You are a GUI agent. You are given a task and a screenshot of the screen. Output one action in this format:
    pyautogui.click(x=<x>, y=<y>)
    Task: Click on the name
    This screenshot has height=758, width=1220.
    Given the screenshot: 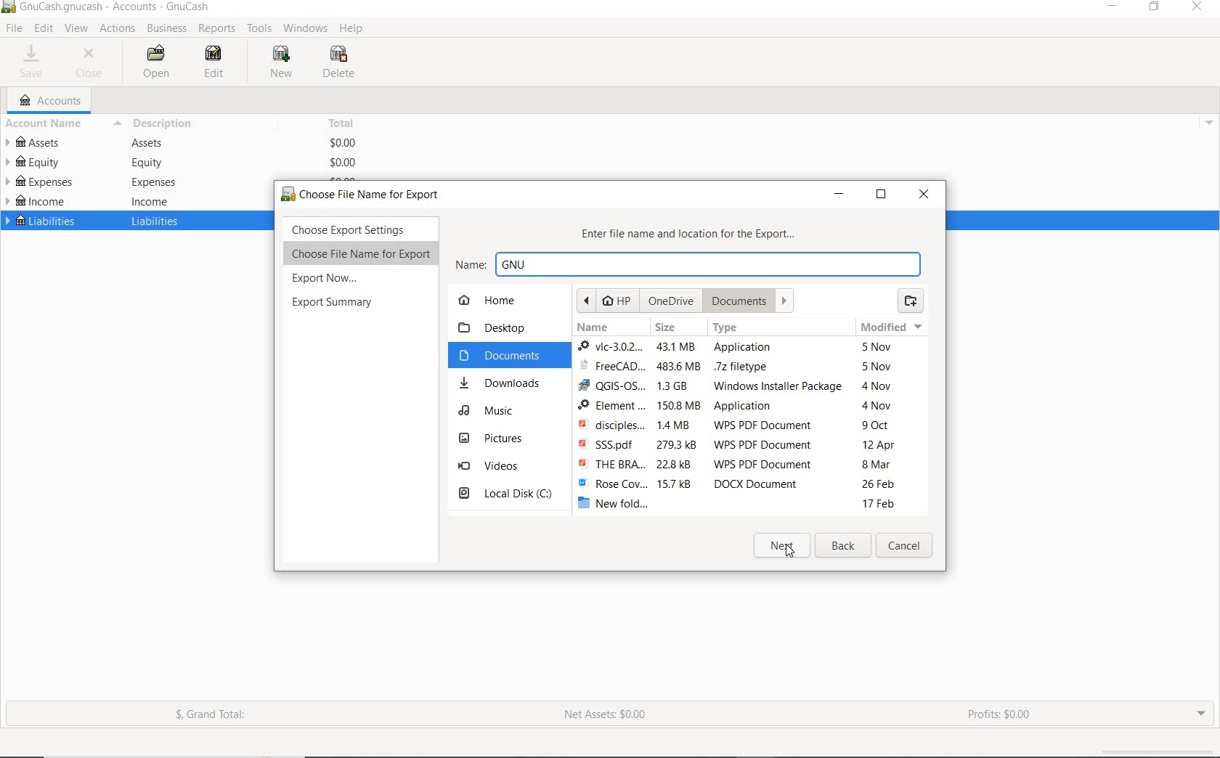 What is the action you would take?
    pyautogui.click(x=691, y=264)
    